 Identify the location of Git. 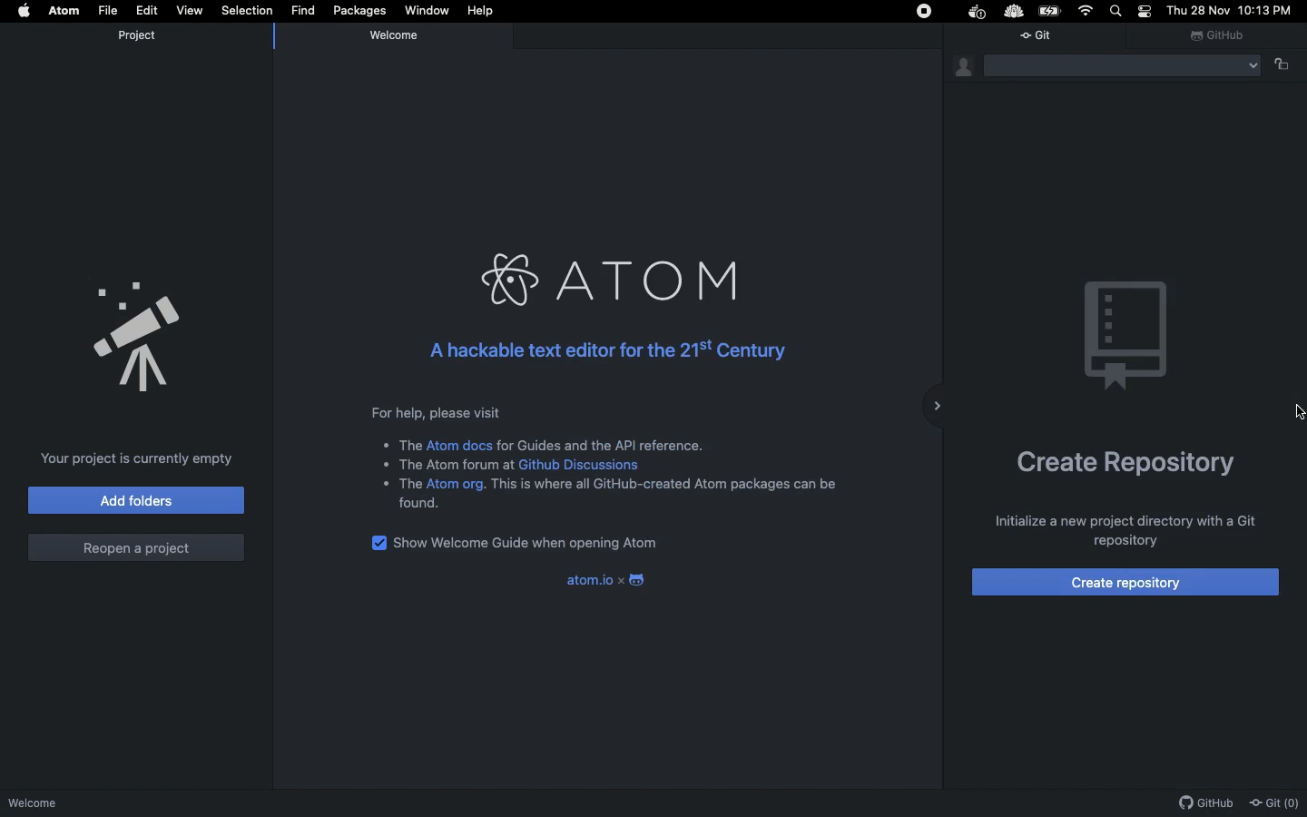
(1045, 41).